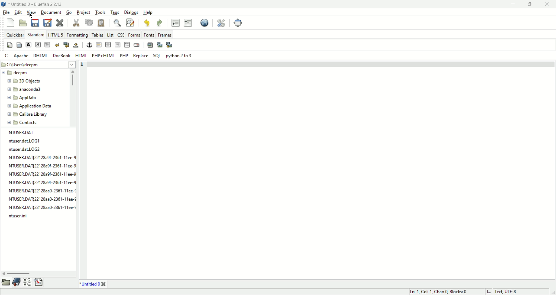 The image size is (556, 295). I want to click on Forms, so click(133, 35).